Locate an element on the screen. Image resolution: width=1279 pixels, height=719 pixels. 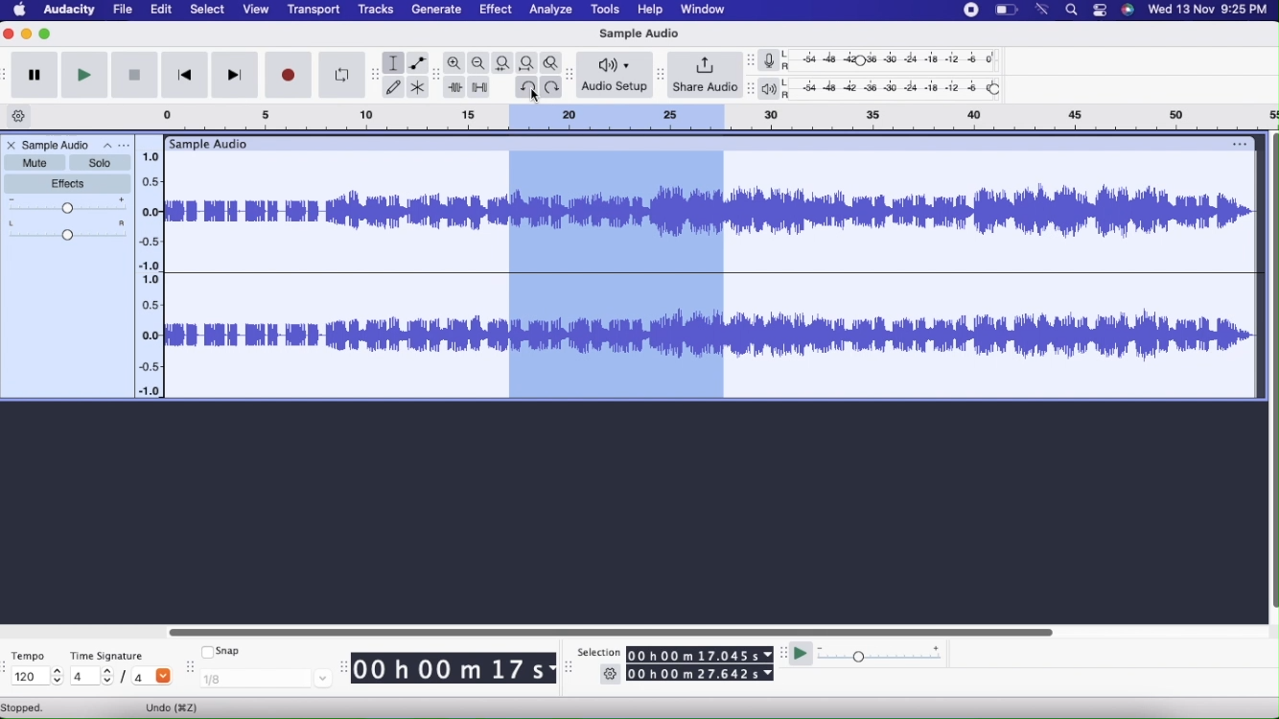
Sample Audio is located at coordinates (68, 145).